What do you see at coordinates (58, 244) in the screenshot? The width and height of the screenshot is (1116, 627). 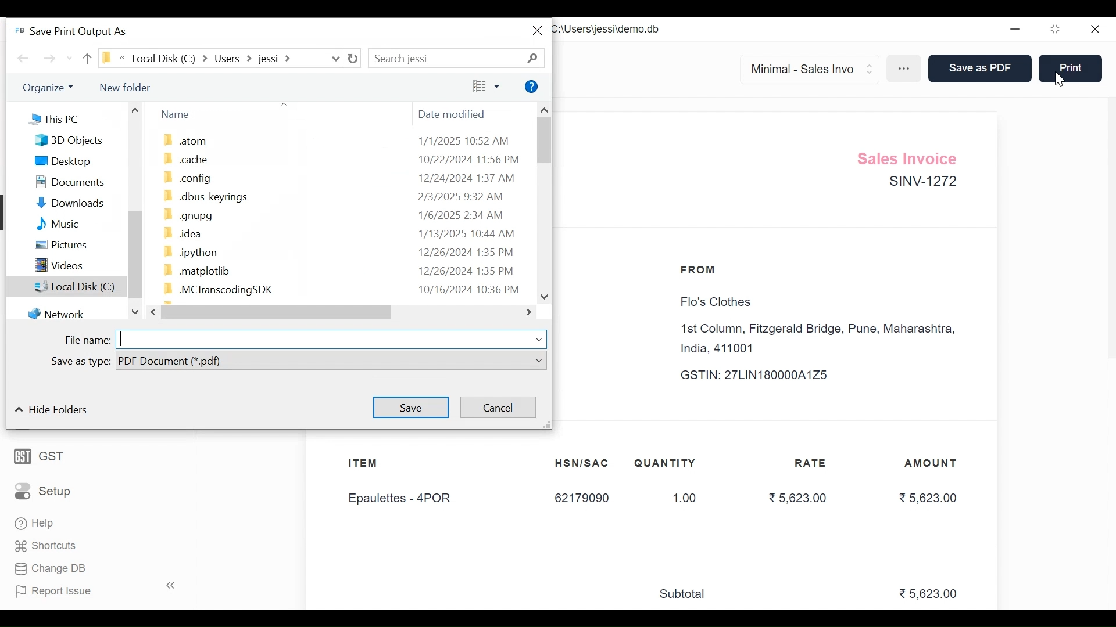 I see `Pictures` at bounding box center [58, 244].